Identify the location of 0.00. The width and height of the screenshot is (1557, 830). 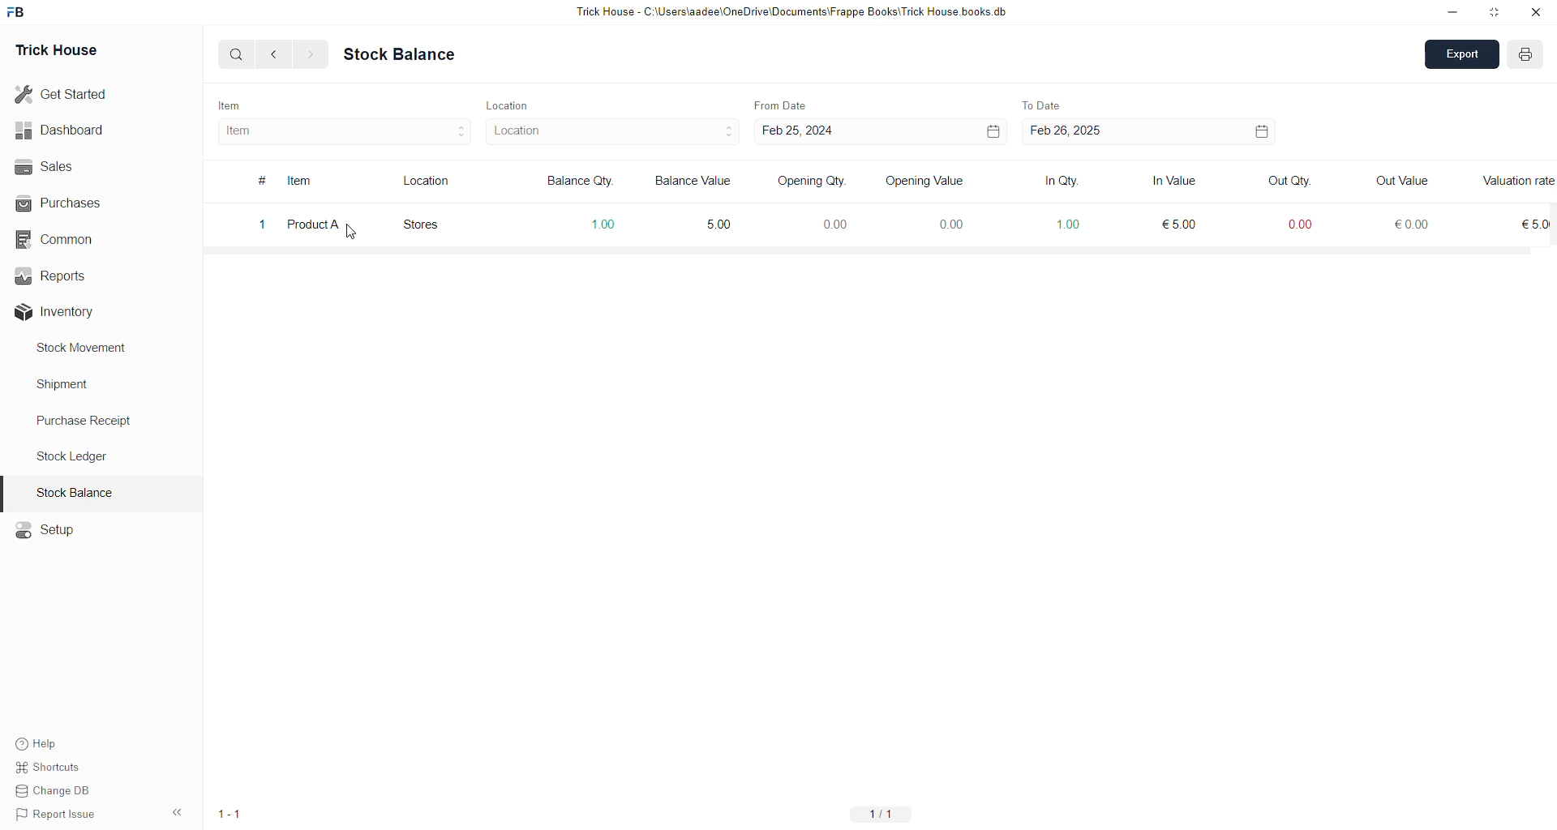
(1292, 224).